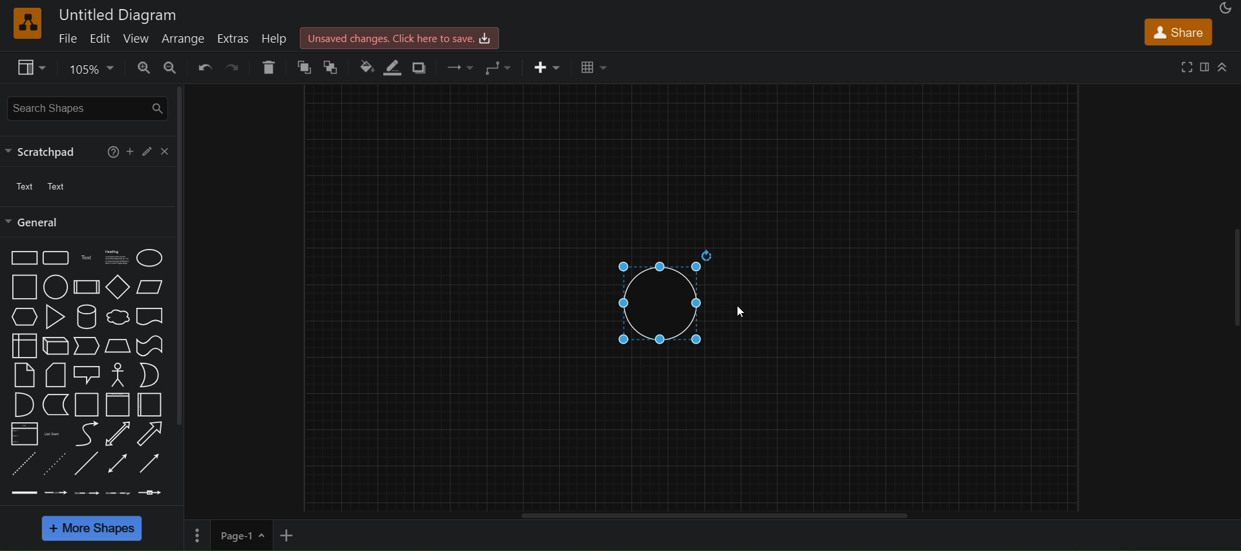 The image size is (1241, 551). What do you see at coordinates (55, 317) in the screenshot?
I see `triangle` at bounding box center [55, 317].